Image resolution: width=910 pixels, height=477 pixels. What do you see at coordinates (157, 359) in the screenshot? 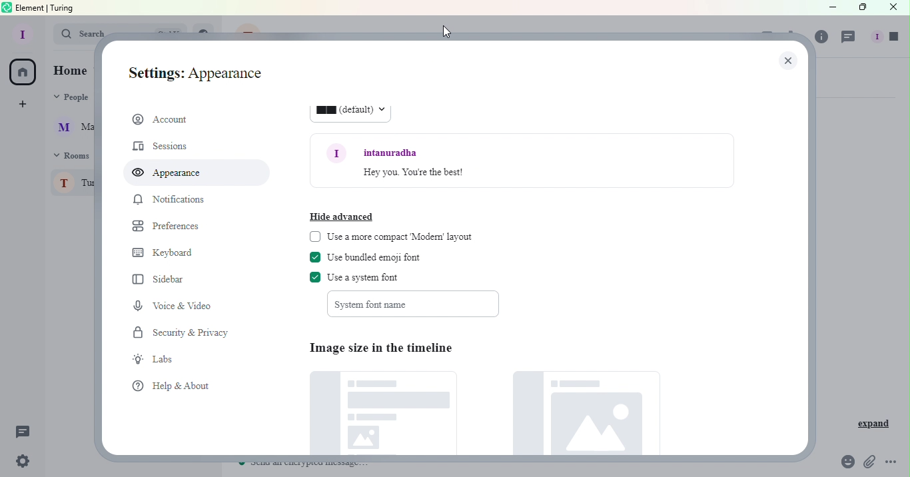
I see `Labs` at bounding box center [157, 359].